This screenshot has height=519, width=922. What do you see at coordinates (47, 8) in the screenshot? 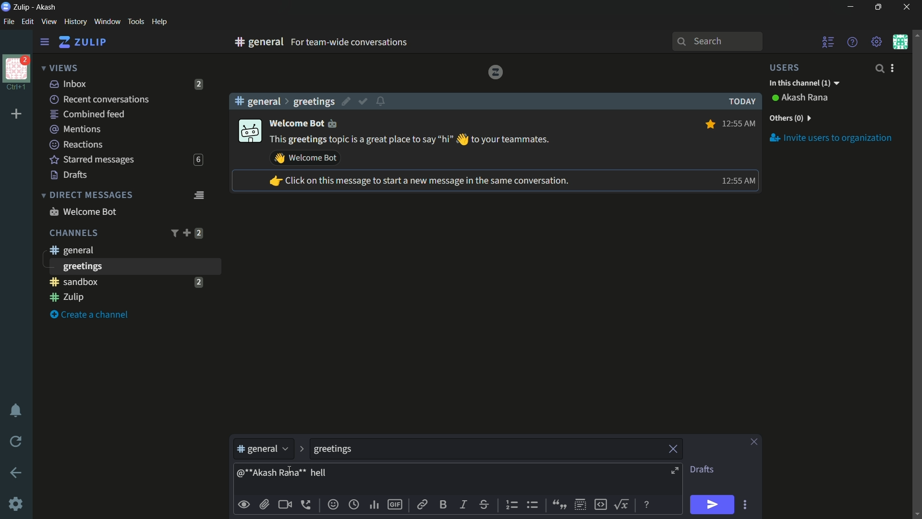
I see `Akash` at bounding box center [47, 8].